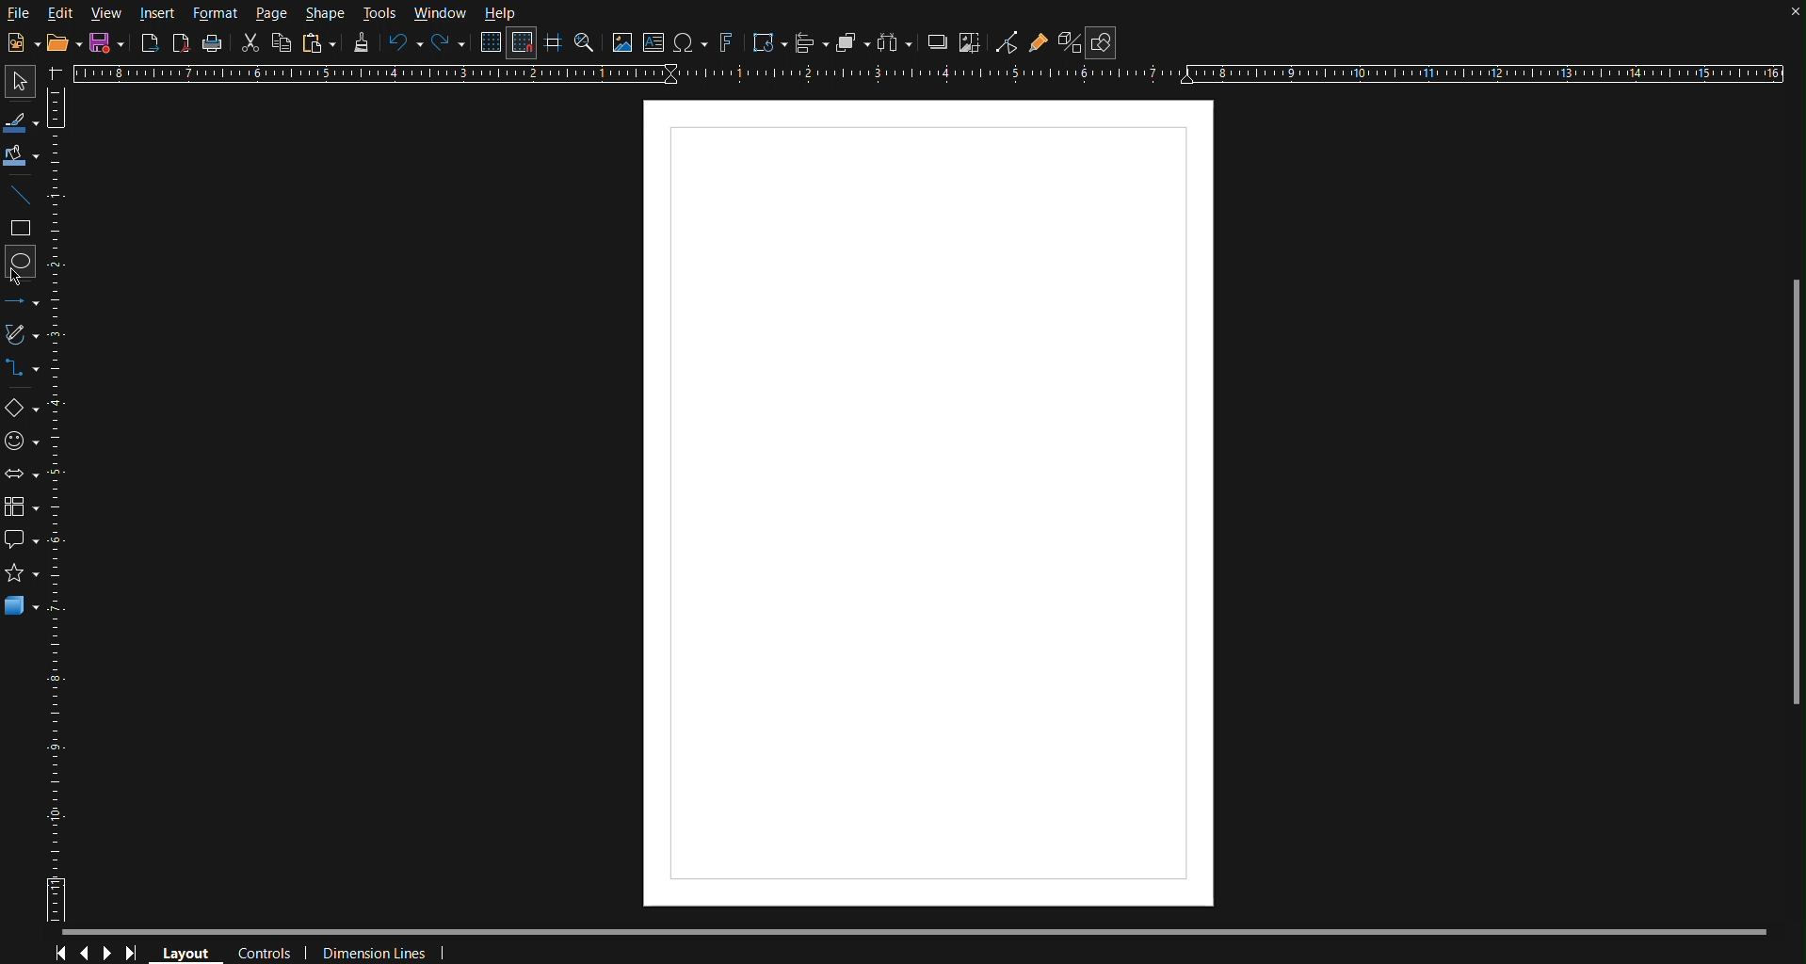 This screenshot has width=1806, height=964. What do you see at coordinates (405, 46) in the screenshot?
I see `Undo` at bounding box center [405, 46].